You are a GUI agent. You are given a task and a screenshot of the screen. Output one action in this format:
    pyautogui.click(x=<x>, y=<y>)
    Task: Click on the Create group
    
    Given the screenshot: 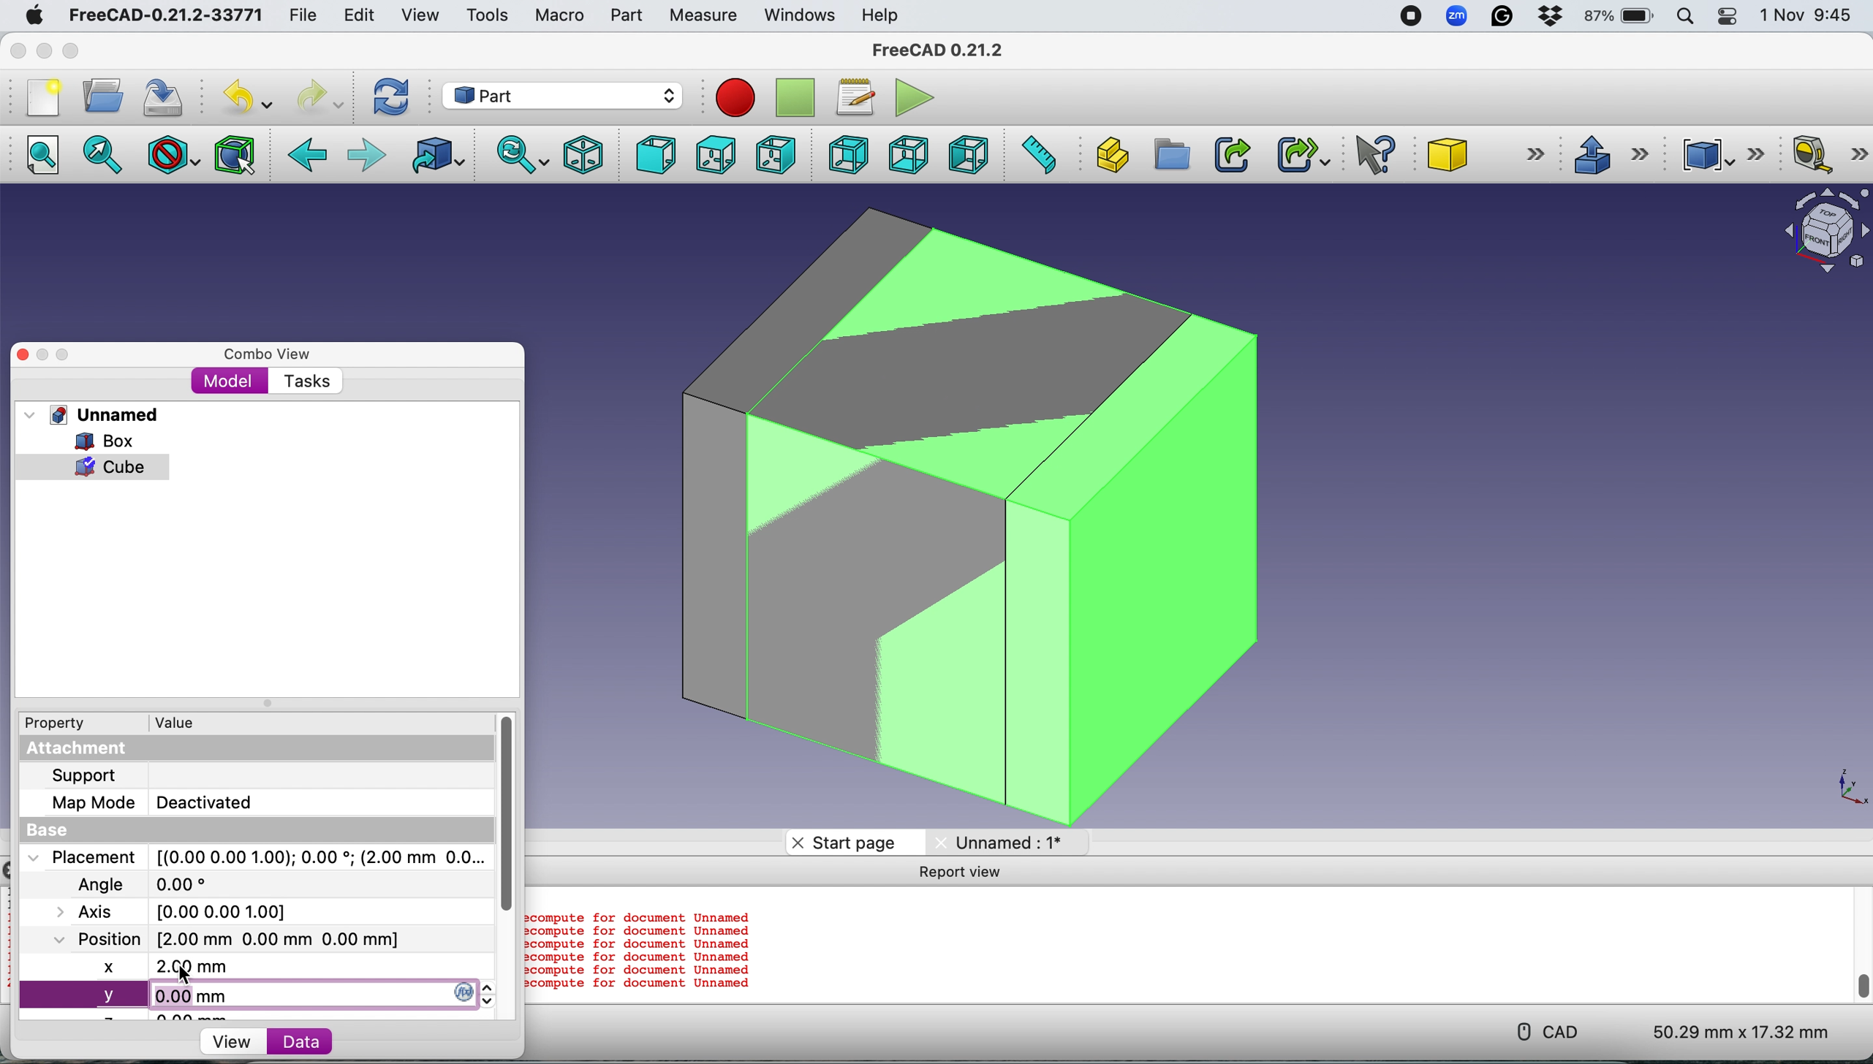 What is the action you would take?
    pyautogui.click(x=1170, y=155)
    